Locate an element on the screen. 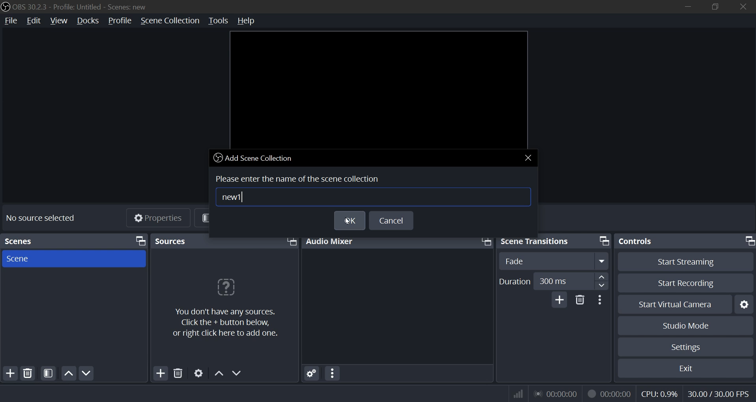 The height and width of the screenshot is (402, 756). OBS 30.2.3 - Profile: Untitled - Scenes: new is located at coordinates (88, 8).